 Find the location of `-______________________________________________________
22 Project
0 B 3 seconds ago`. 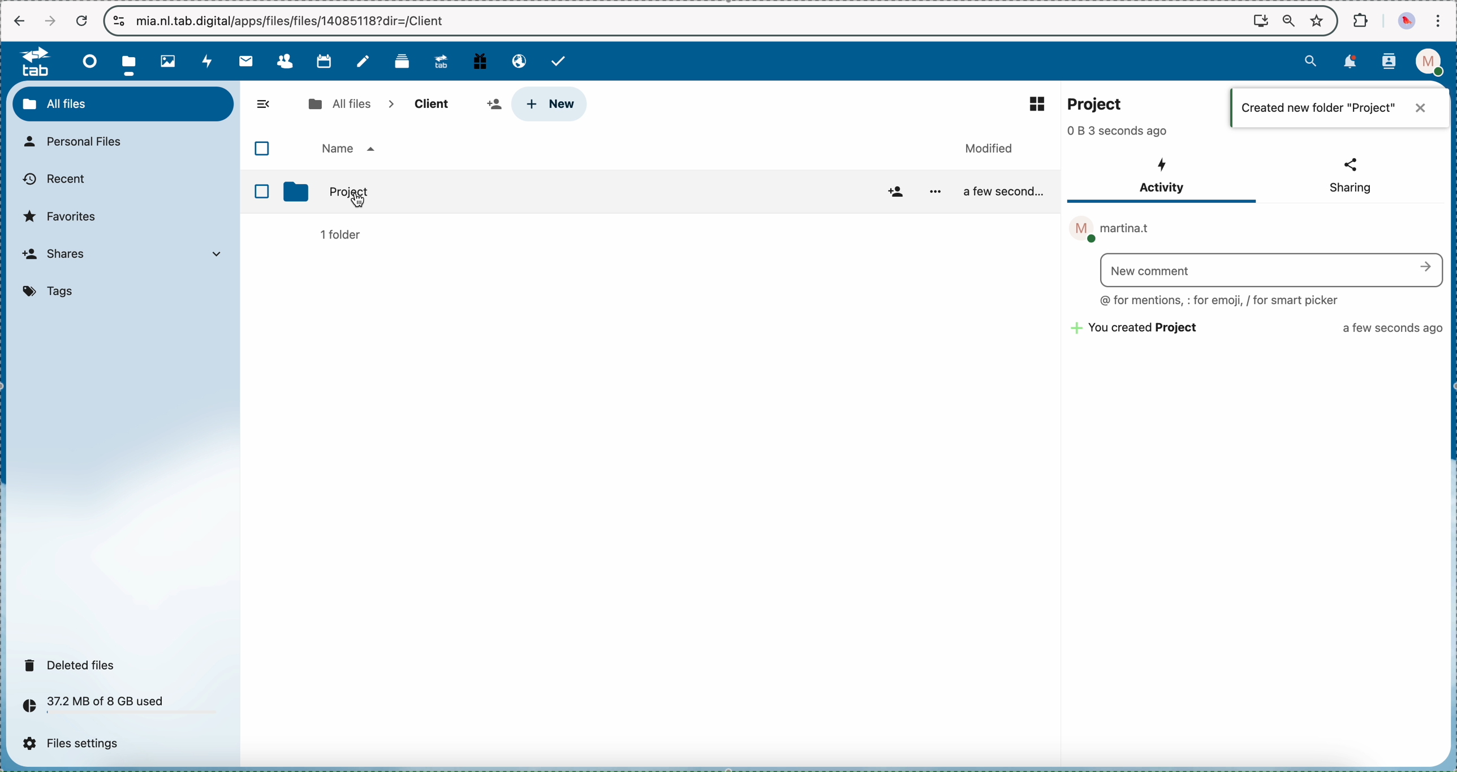

-______________________________________________________
22 Project
0 B 3 seconds ago is located at coordinates (1118, 114).